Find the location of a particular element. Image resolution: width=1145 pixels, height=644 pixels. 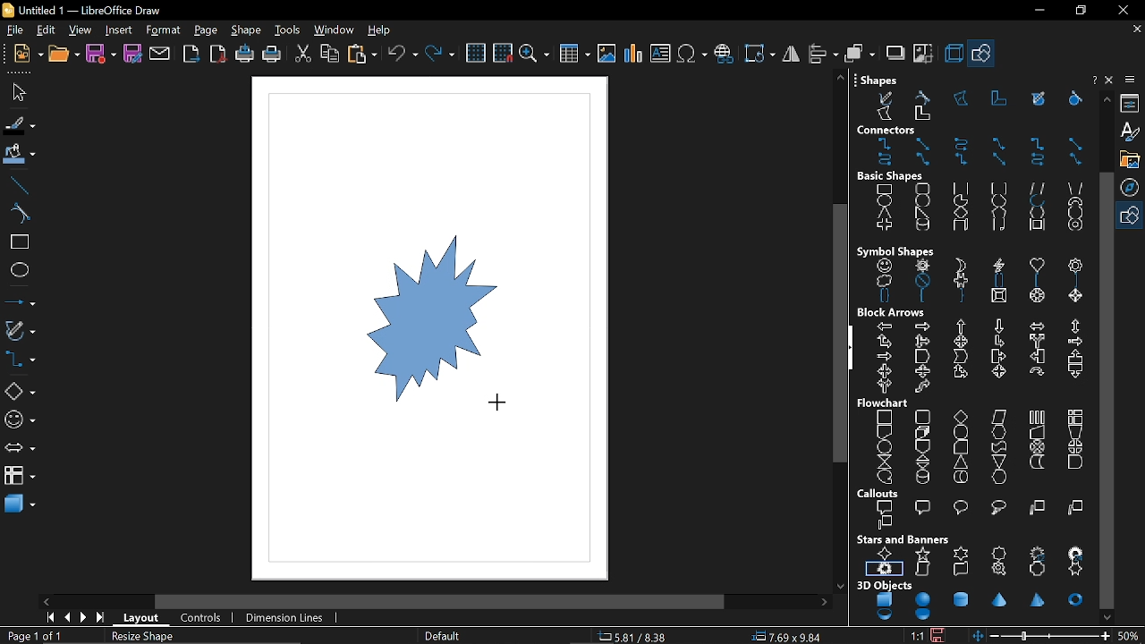

Layout is located at coordinates (144, 618).